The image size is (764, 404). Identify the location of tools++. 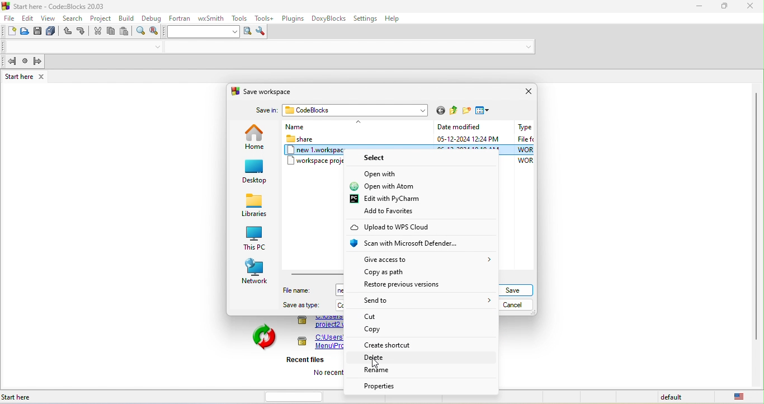
(265, 18).